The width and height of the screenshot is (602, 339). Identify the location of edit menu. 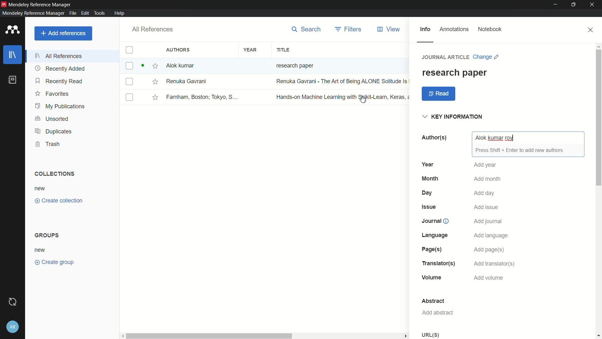
(84, 13).